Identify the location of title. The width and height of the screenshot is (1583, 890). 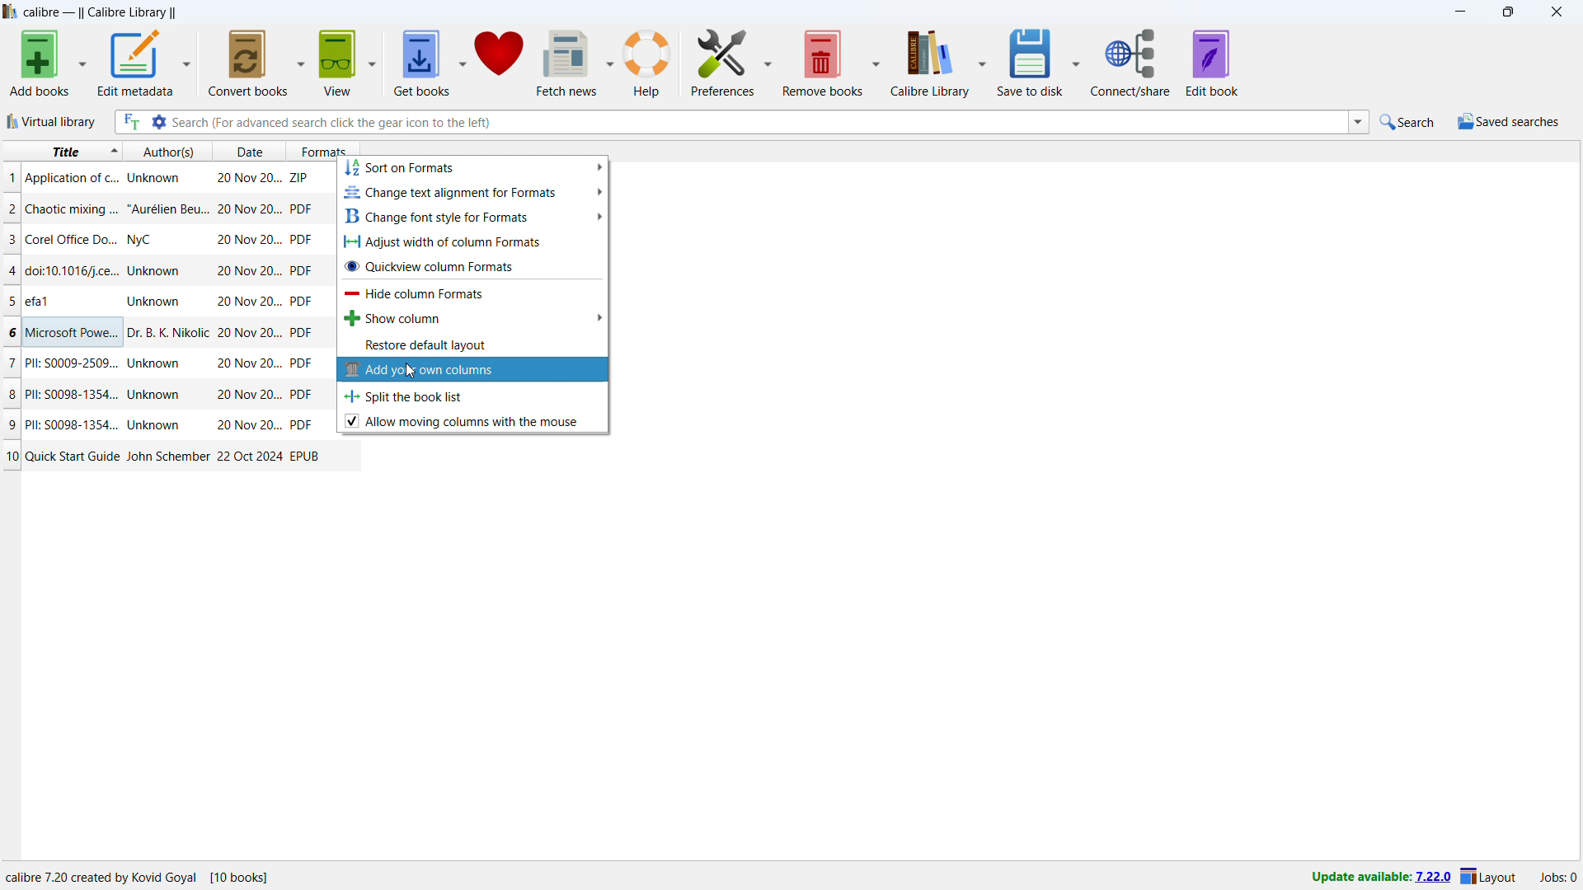
(69, 394).